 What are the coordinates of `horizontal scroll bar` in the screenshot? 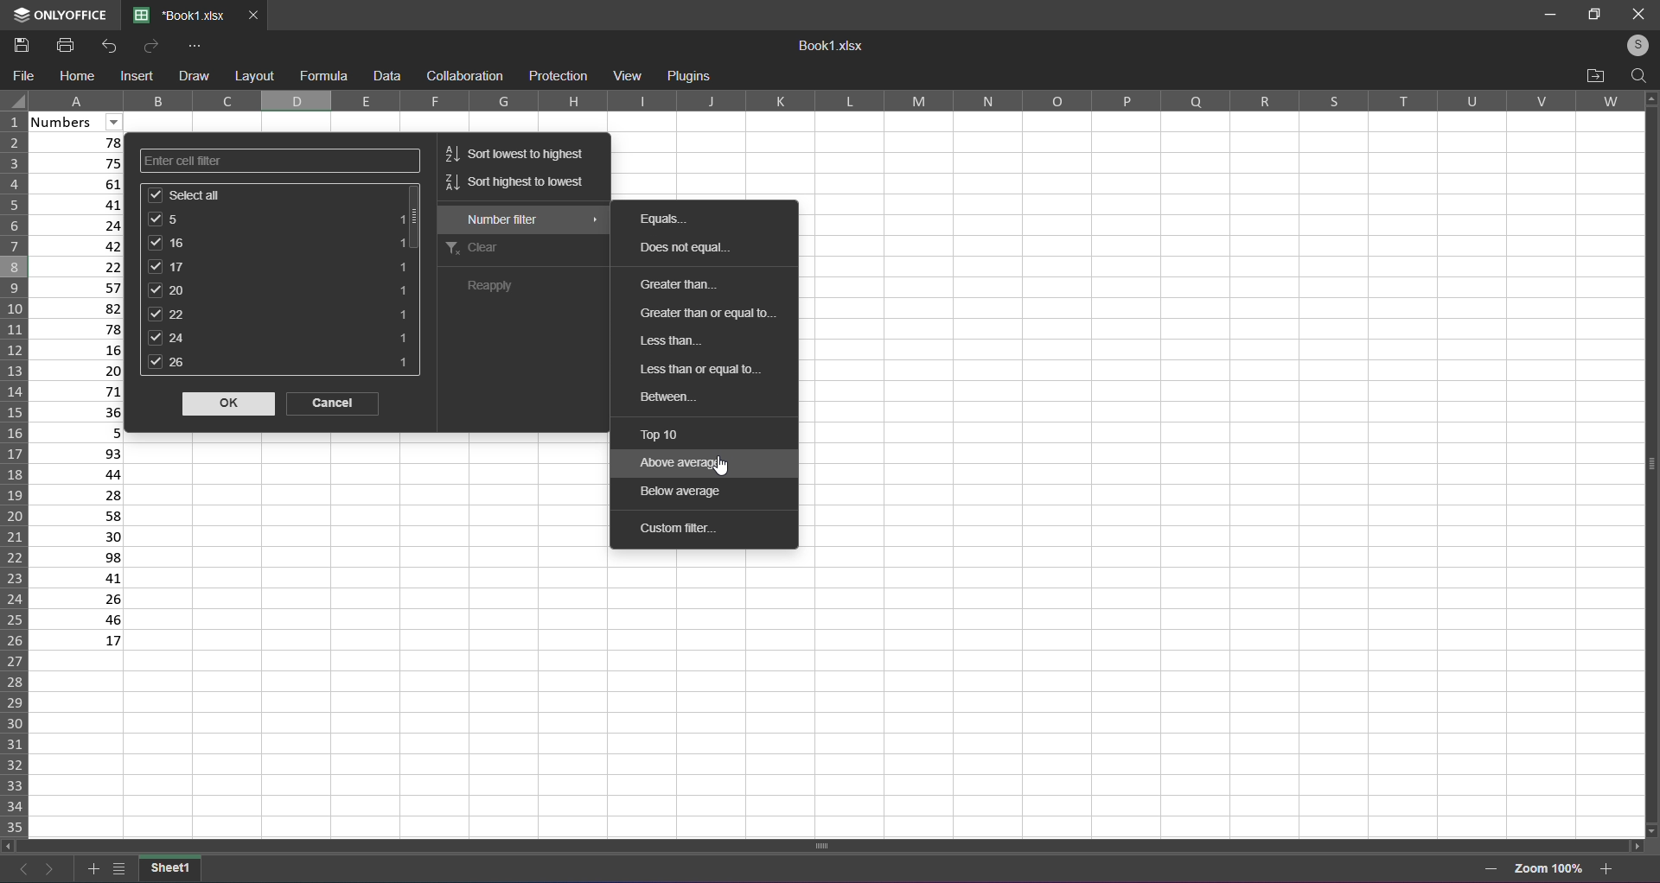 It's located at (828, 843).